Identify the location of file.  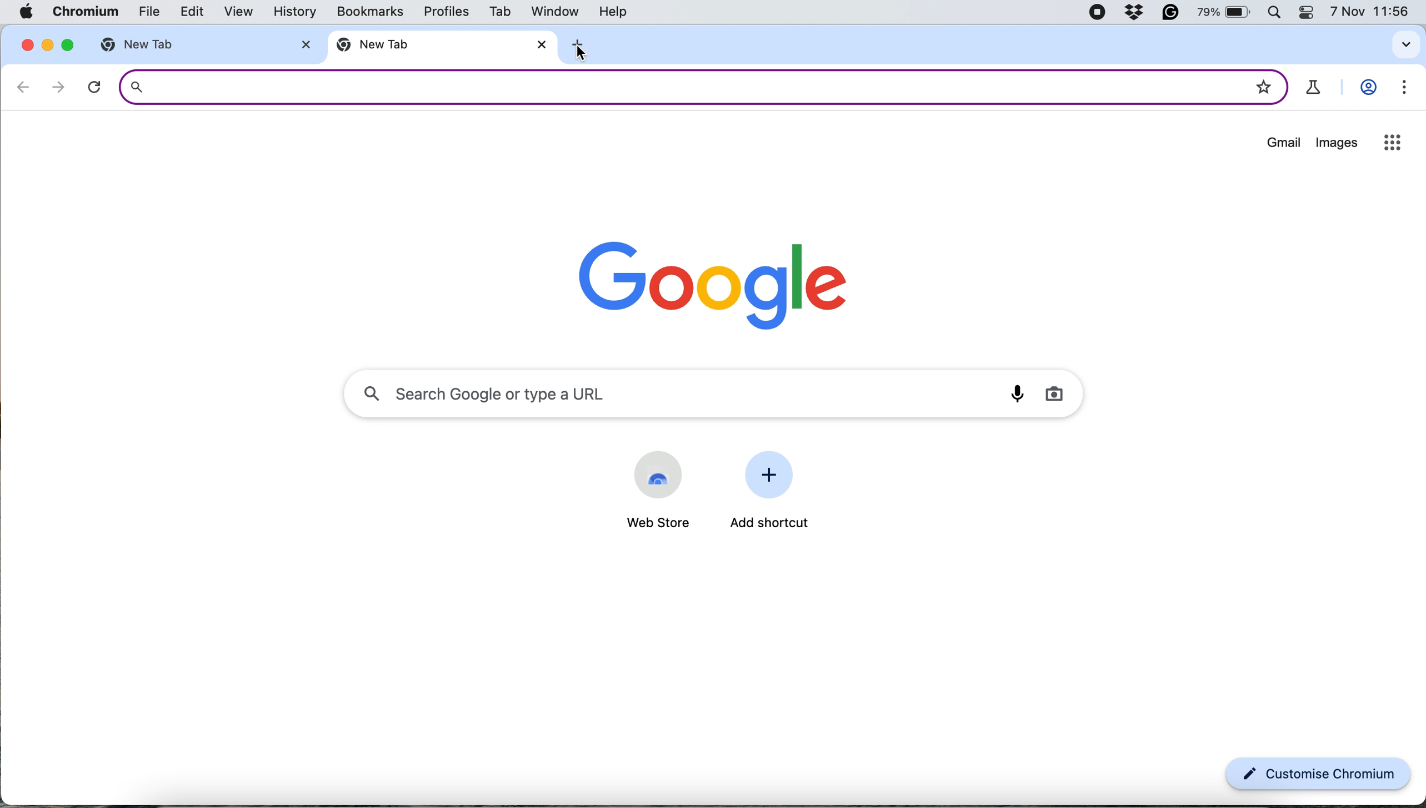
(142, 13).